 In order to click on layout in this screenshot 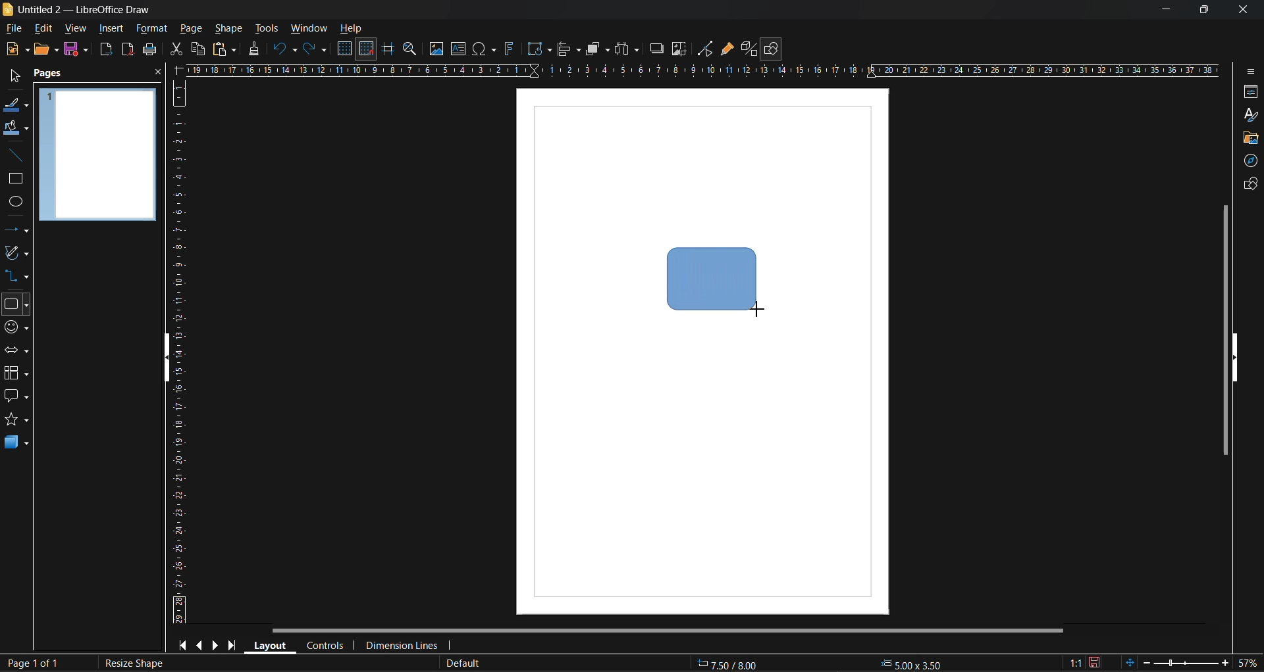, I will do `click(267, 644)`.